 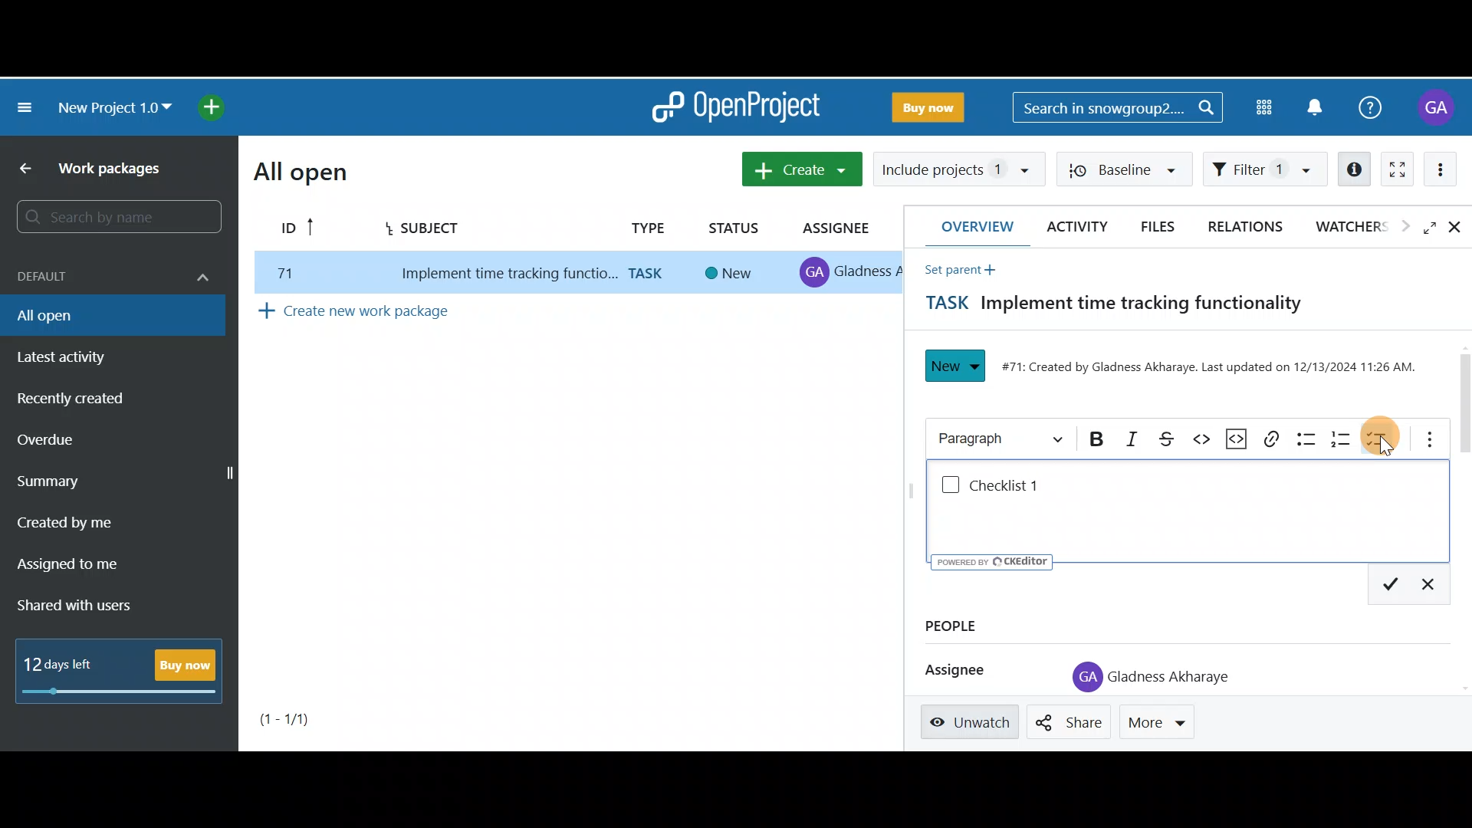 What do you see at coordinates (1073, 226) in the screenshot?
I see `Activity` at bounding box center [1073, 226].